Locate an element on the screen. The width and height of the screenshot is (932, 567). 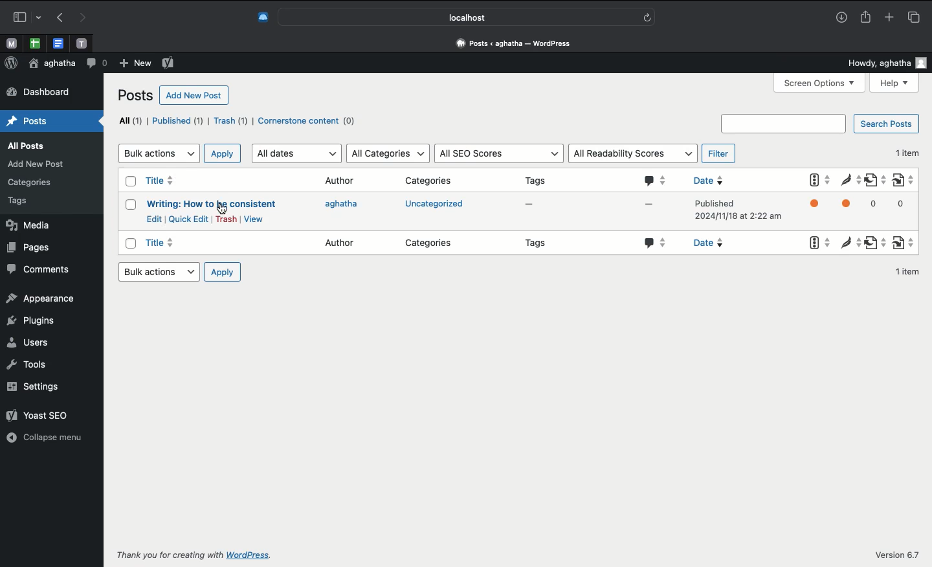
Pinned tabs is located at coordinates (80, 43).